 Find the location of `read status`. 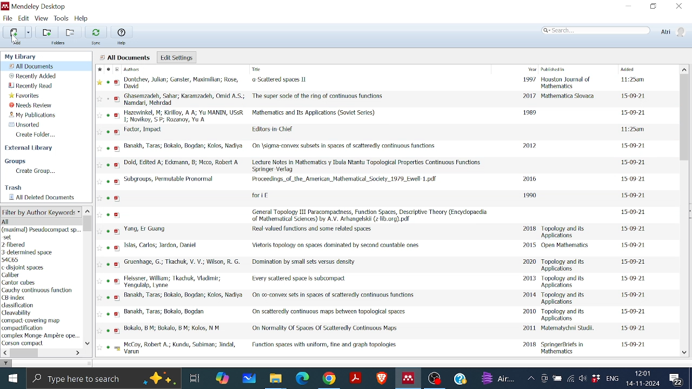

read status is located at coordinates (108, 149).